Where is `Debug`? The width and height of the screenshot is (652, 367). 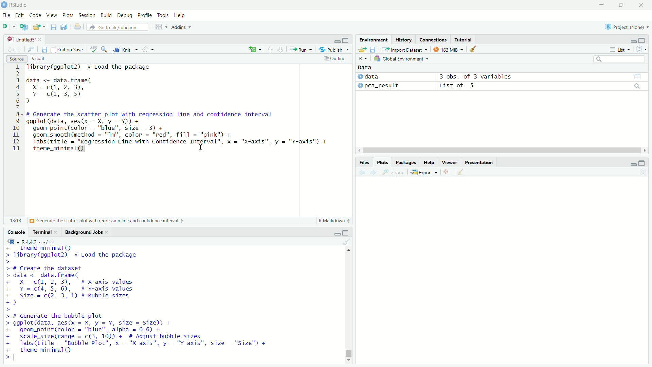
Debug is located at coordinates (125, 15).